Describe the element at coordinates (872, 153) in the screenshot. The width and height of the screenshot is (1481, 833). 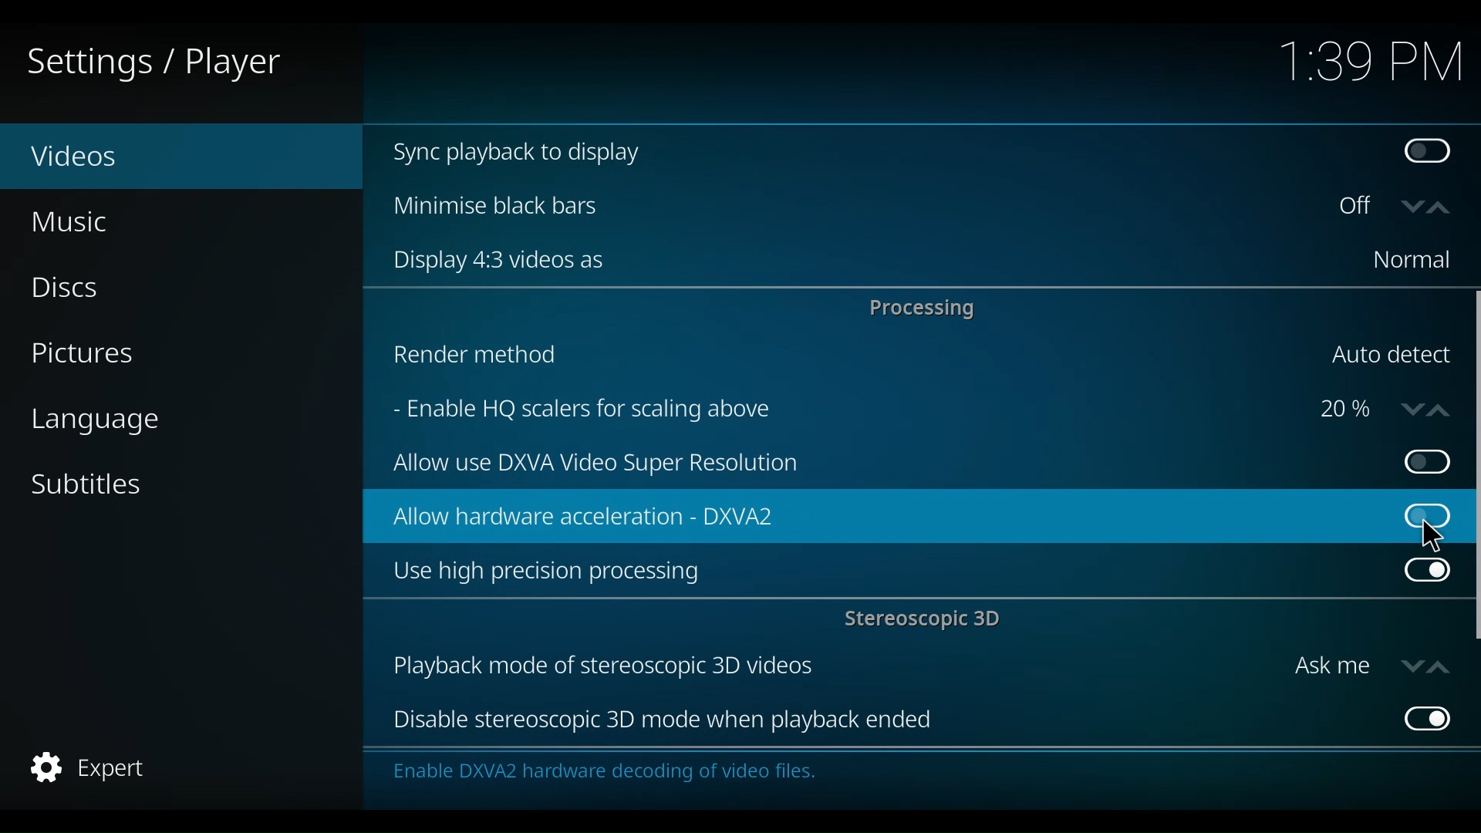
I see `Sync playback to display` at that location.